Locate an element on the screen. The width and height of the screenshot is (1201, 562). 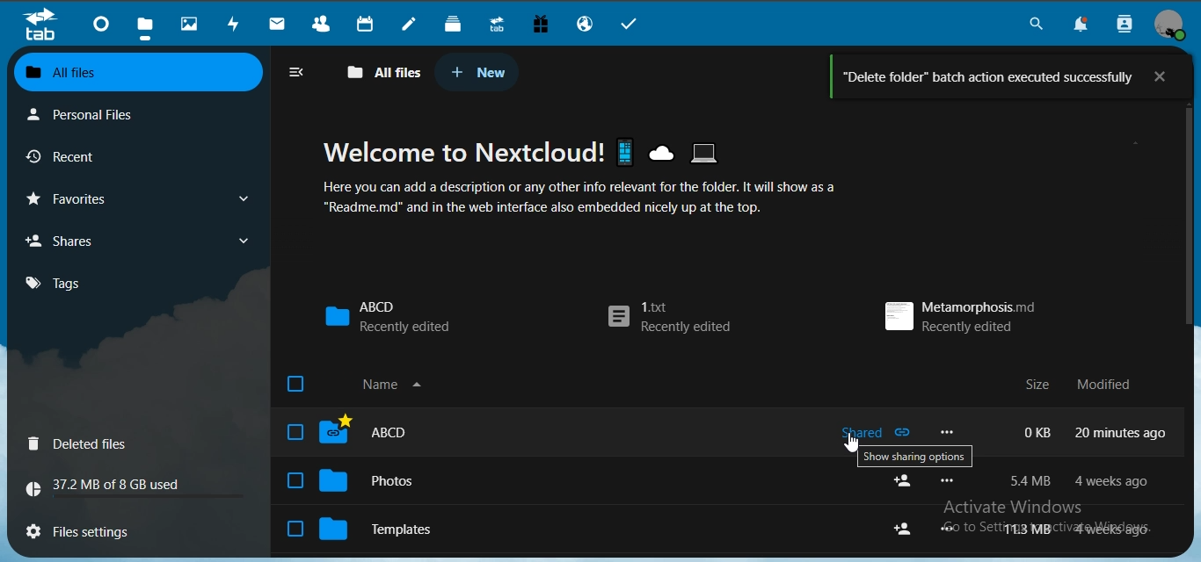
photos is located at coordinates (189, 22).